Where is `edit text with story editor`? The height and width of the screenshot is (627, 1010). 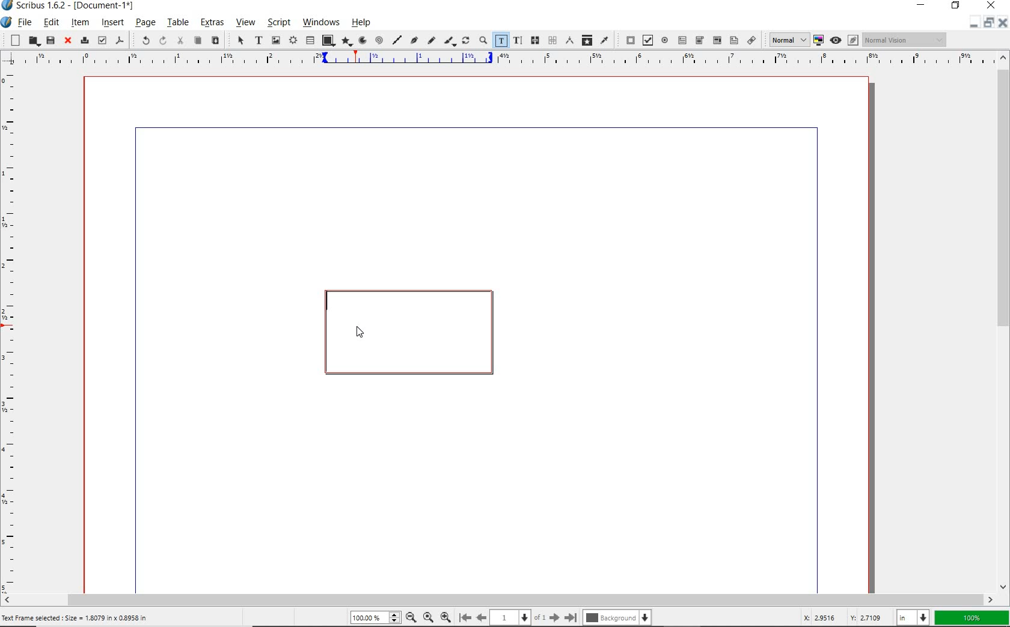 edit text with story editor is located at coordinates (517, 41).